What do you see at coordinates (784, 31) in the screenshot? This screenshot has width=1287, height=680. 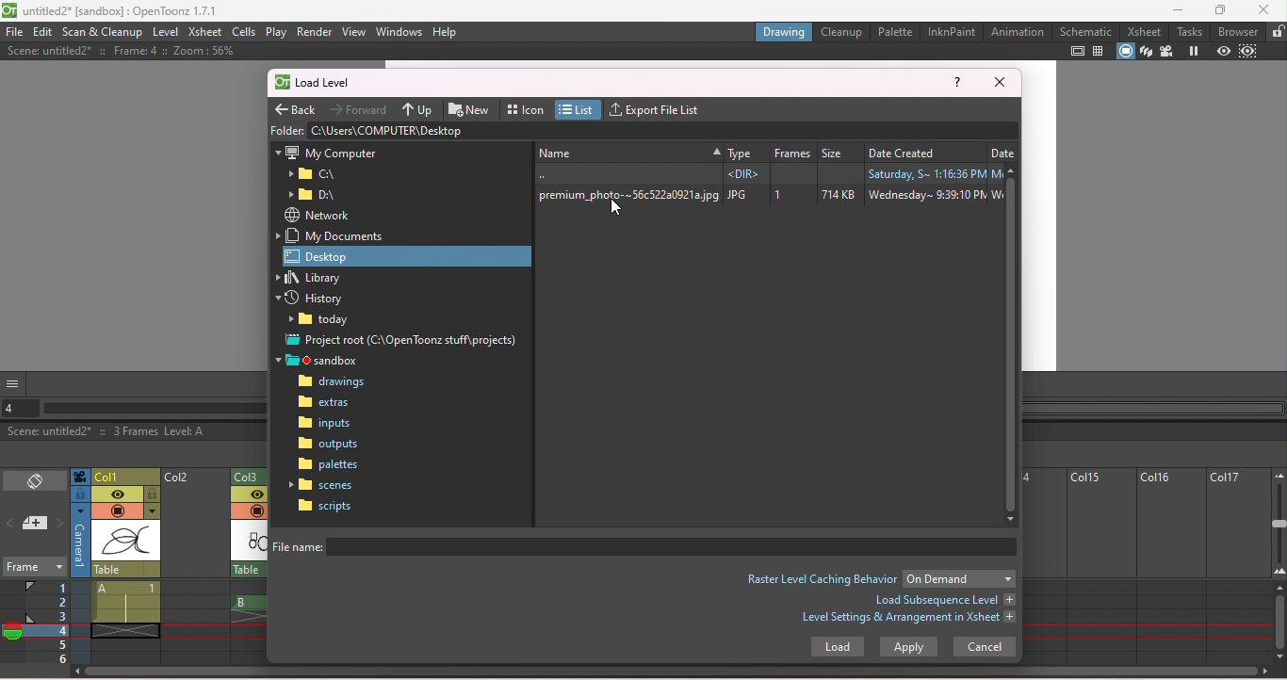 I see `Drawing` at bounding box center [784, 31].